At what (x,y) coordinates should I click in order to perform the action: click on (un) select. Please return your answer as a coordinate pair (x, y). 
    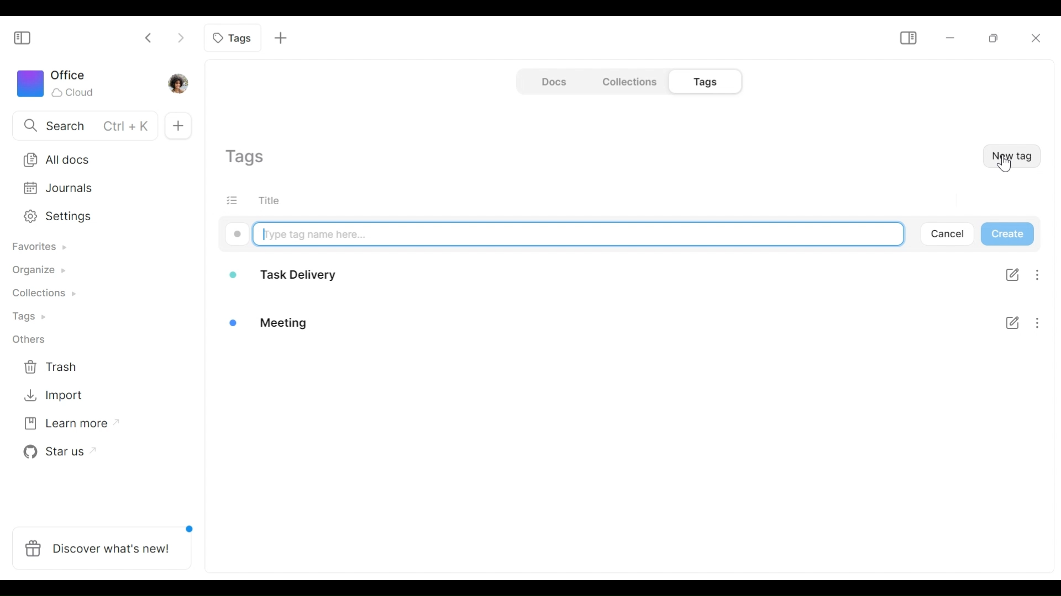
    Looking at the image, I should click on (236, 200).